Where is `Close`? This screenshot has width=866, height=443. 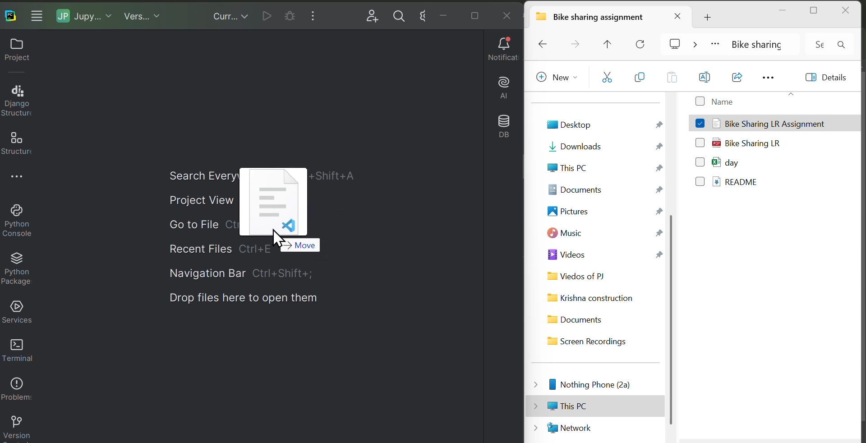
Close is located at coordinates (507, 16).